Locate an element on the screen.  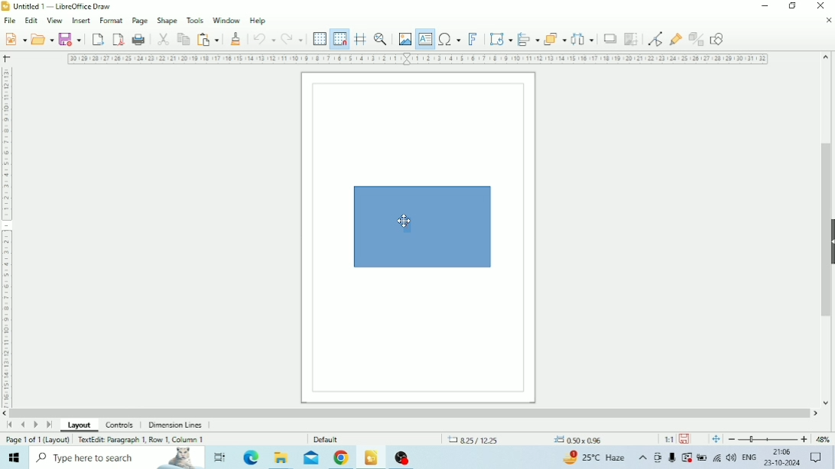
Insert Image is located at coordinates (405, 40).